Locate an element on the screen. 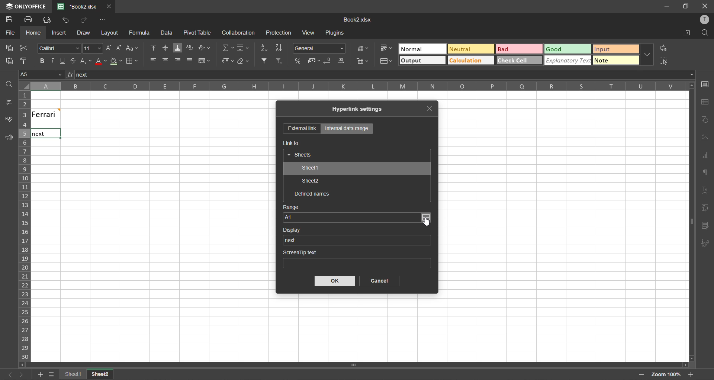  font color is located at coordinates (100, 61).